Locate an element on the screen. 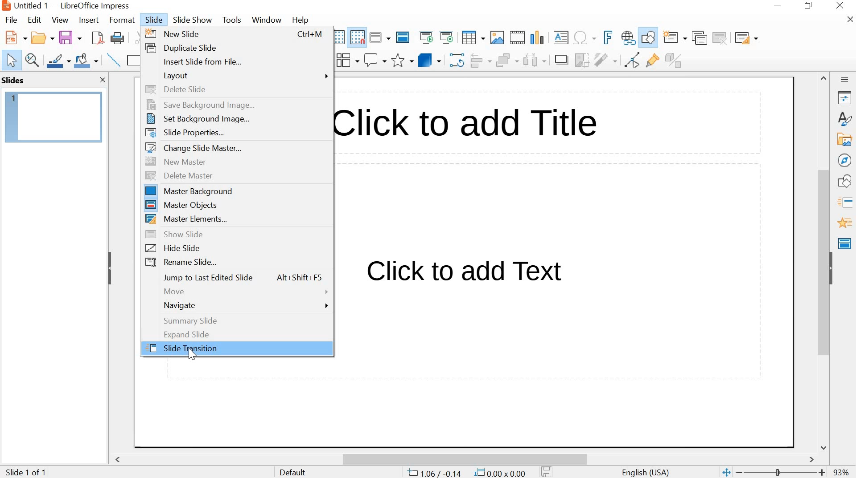 The width and height of the screenshot is (856, 478). Show Gluepoint Functions is located at coordinates (653, 61).